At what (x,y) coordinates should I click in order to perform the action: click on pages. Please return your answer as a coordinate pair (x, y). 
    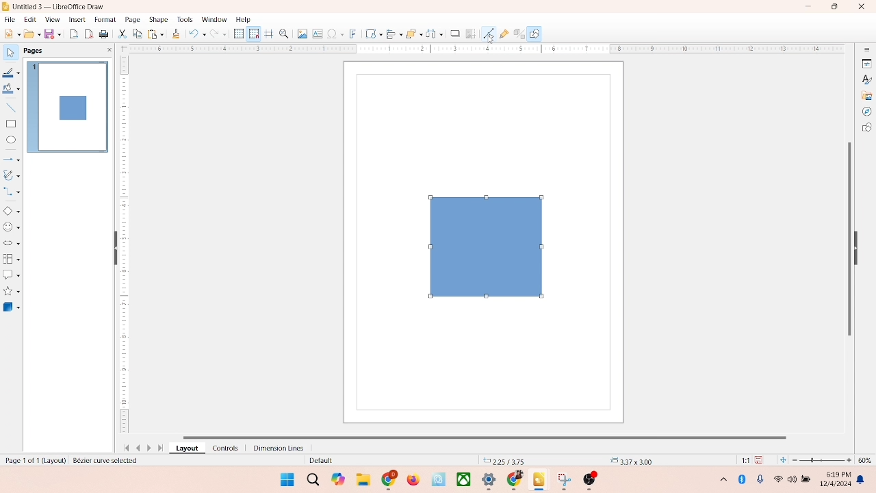
    Looking at the image, I should click on (32, 49).